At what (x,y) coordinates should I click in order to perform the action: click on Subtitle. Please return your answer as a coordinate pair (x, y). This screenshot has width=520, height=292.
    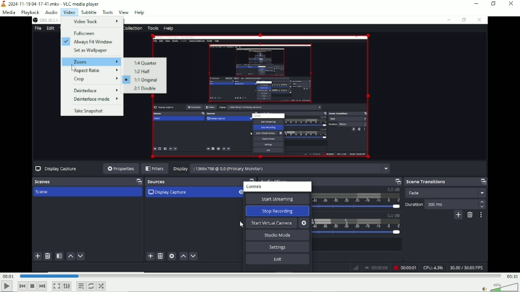
    Looking at the image, I should click on (89, 12).